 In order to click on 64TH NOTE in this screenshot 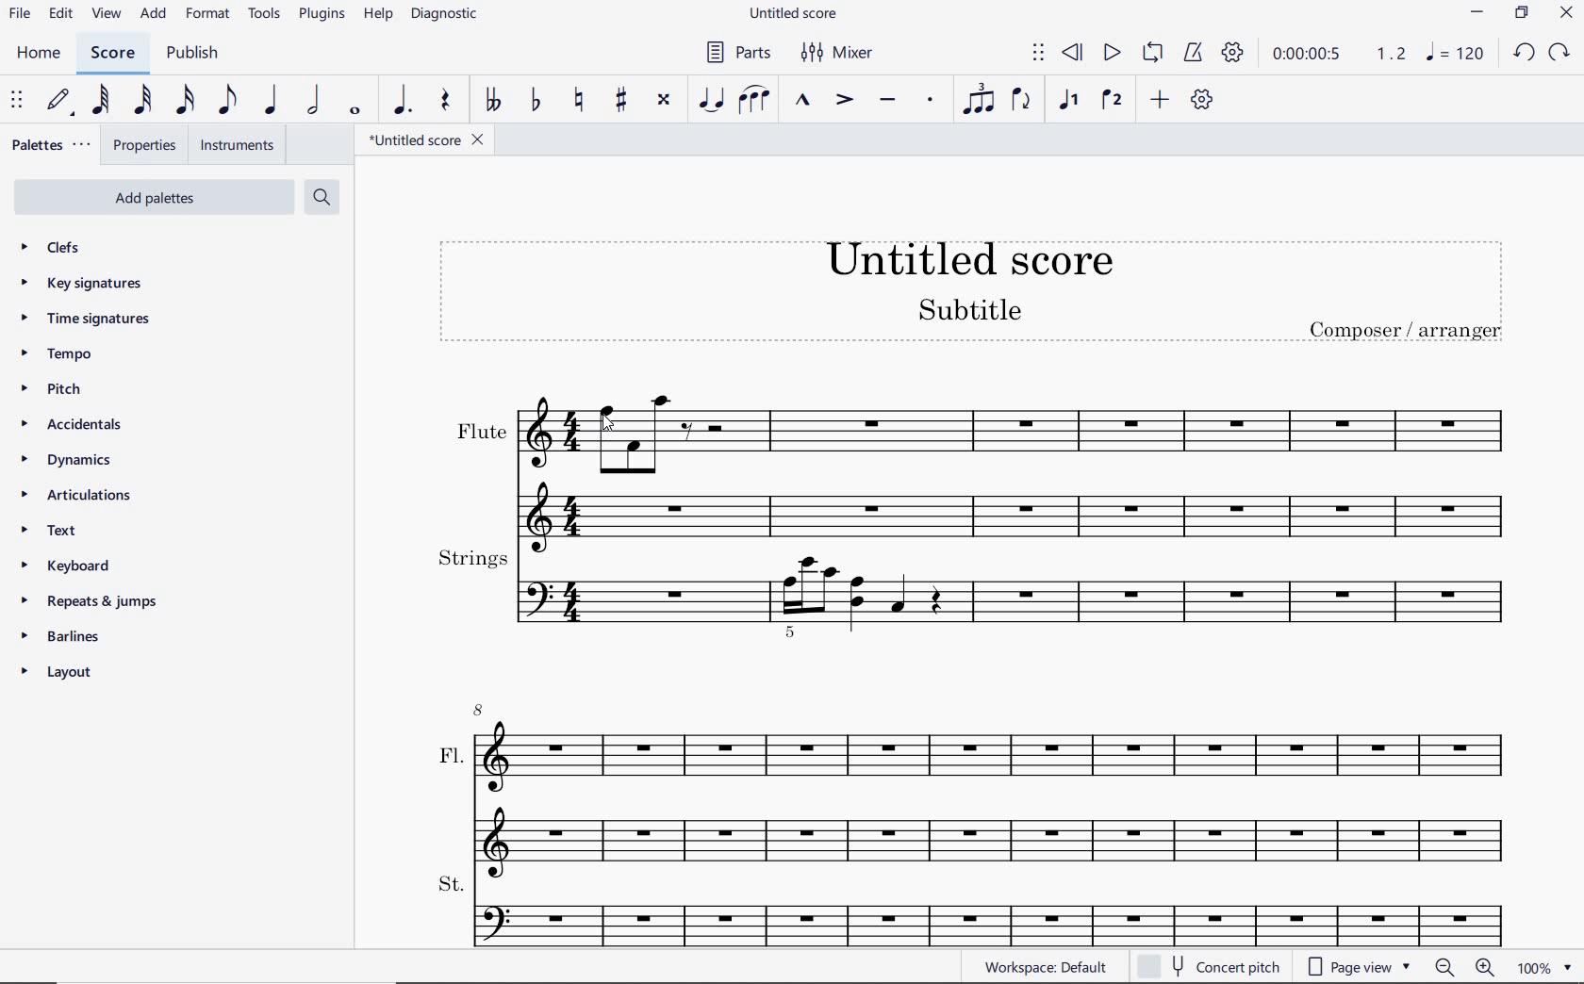, I will do `click(101, 100)`.